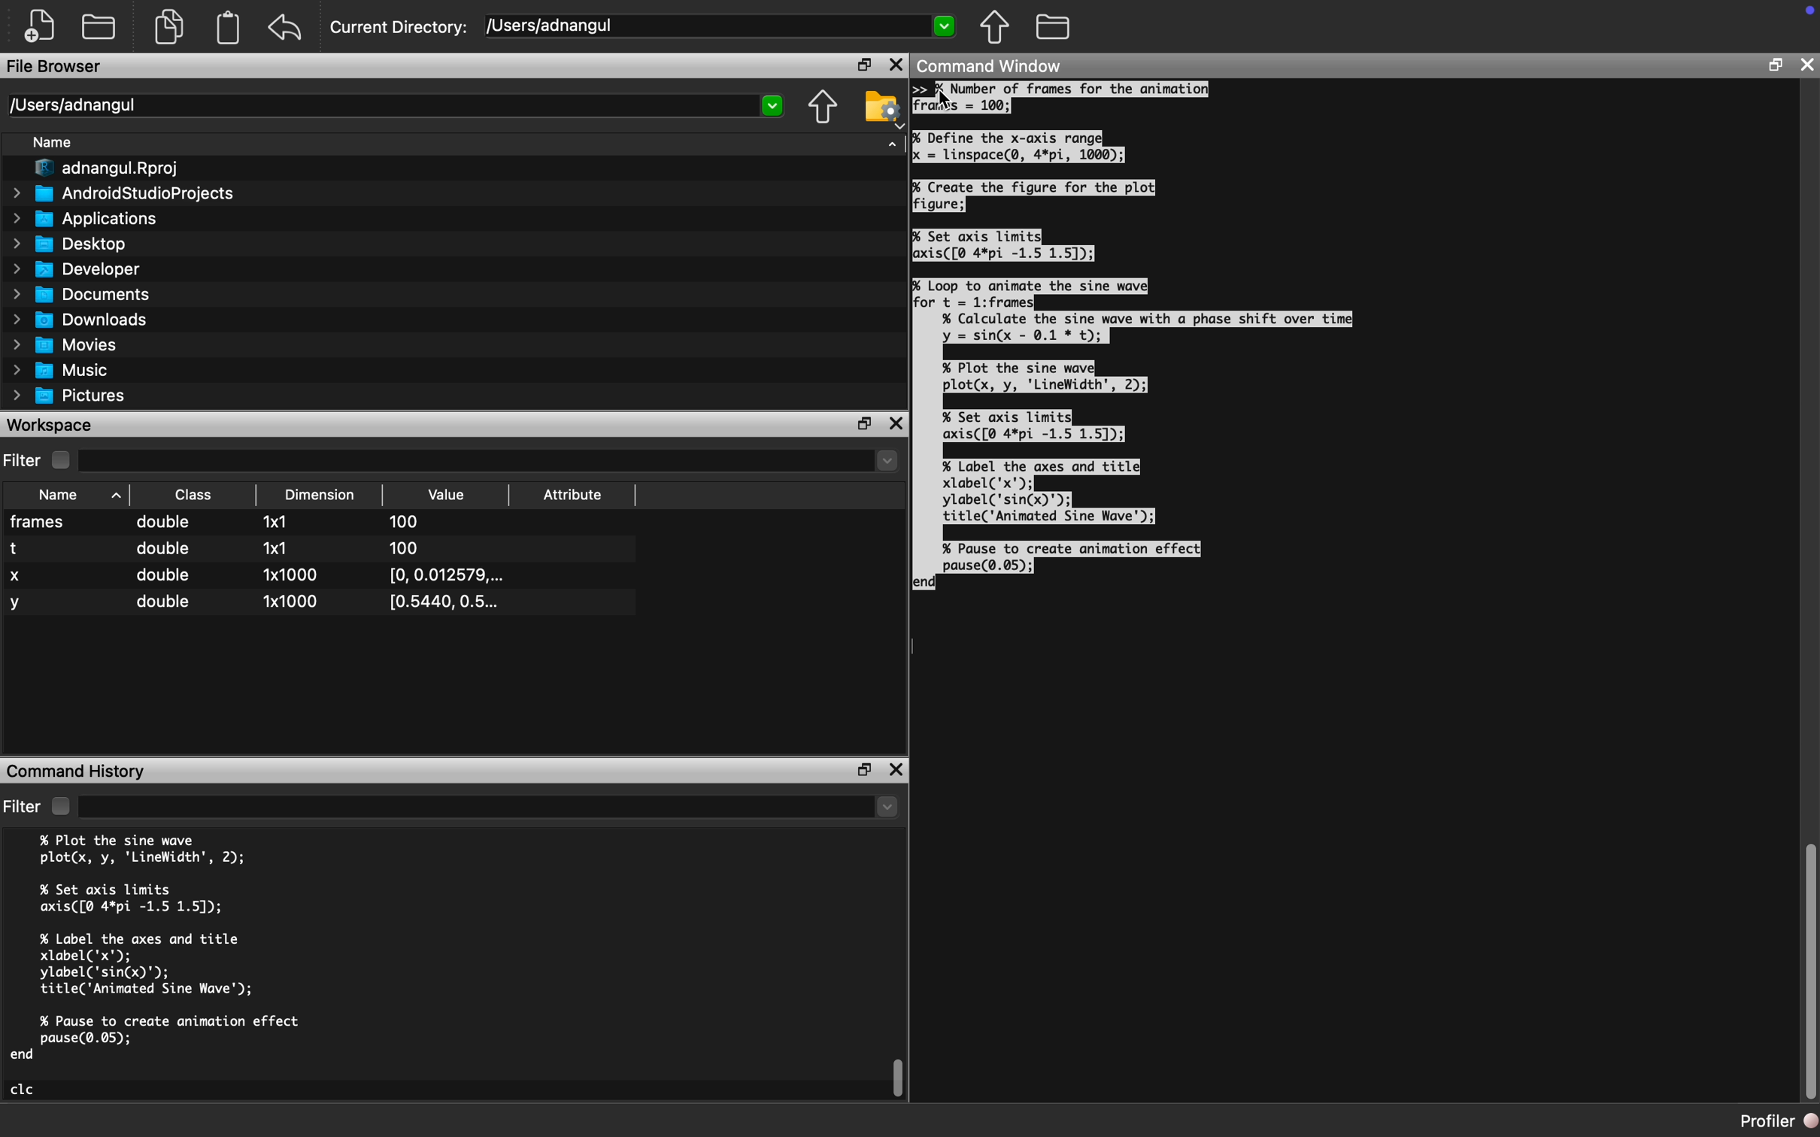 This screenshot has height=1137, width=1820. Describe the element at coordinates (21, 808) in the screenshot. I see `Filter` at that location.